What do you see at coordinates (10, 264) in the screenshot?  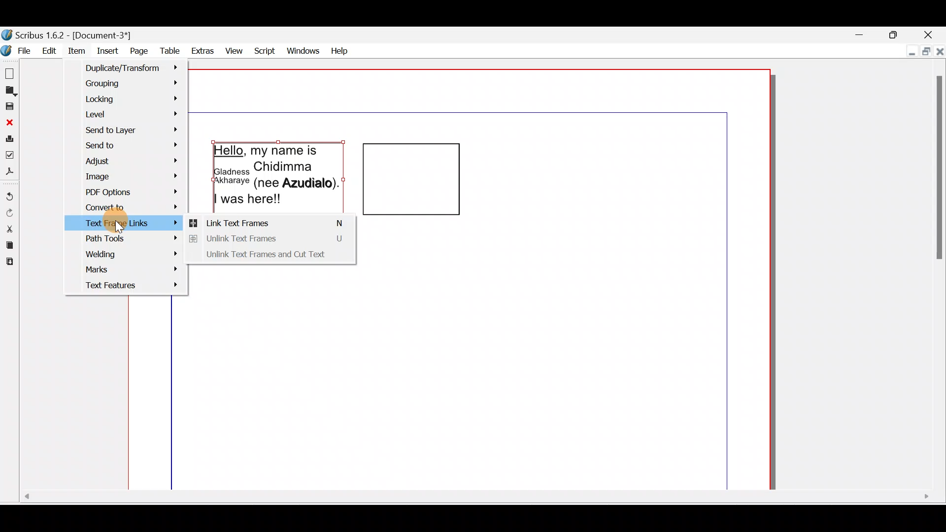 I see `Paste` at bounding box center [10, 264].